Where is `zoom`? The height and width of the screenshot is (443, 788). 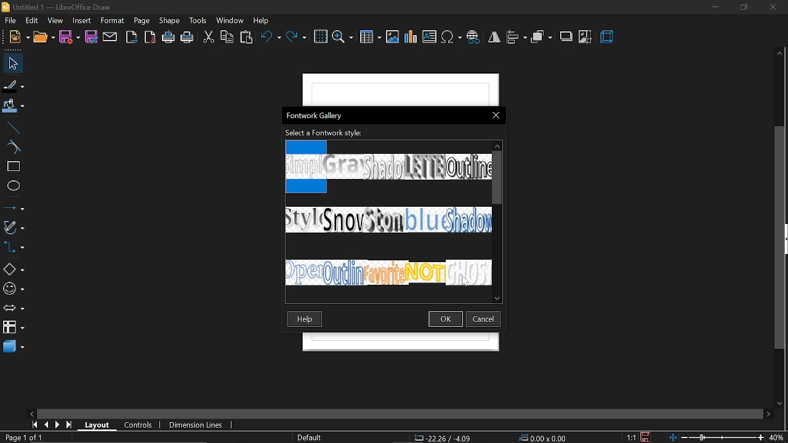 zoom is located at coordinates (343, 38).